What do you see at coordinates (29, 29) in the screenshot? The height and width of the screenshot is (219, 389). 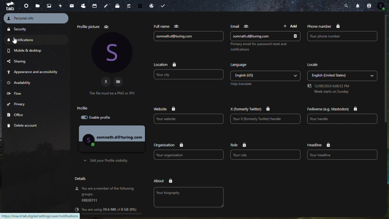 I see `security` at bounding box center [29, 29].